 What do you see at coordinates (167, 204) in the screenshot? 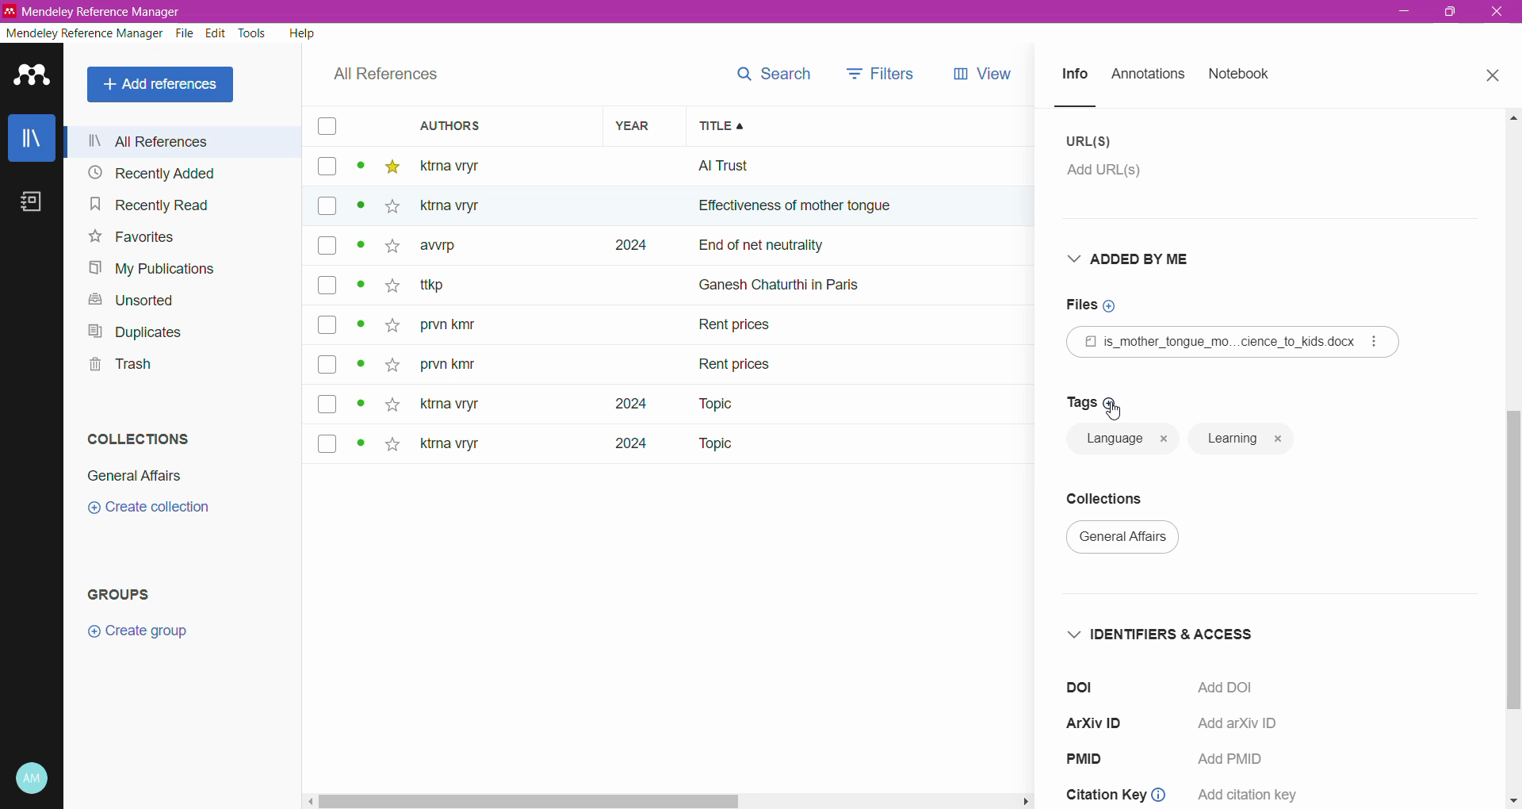
I see `Recently Read` at bounding box center [167, 204].